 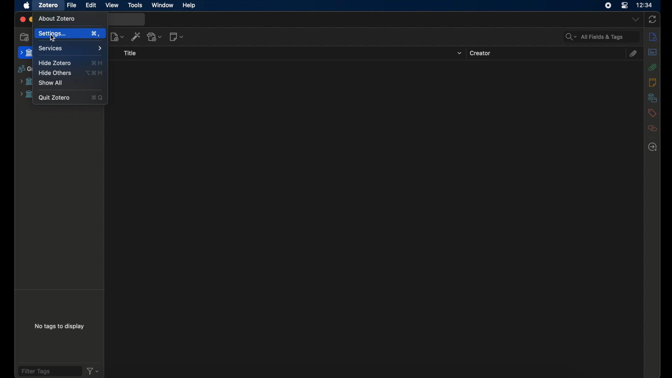 I want to click on add attachment, so click(x=155, y=37).